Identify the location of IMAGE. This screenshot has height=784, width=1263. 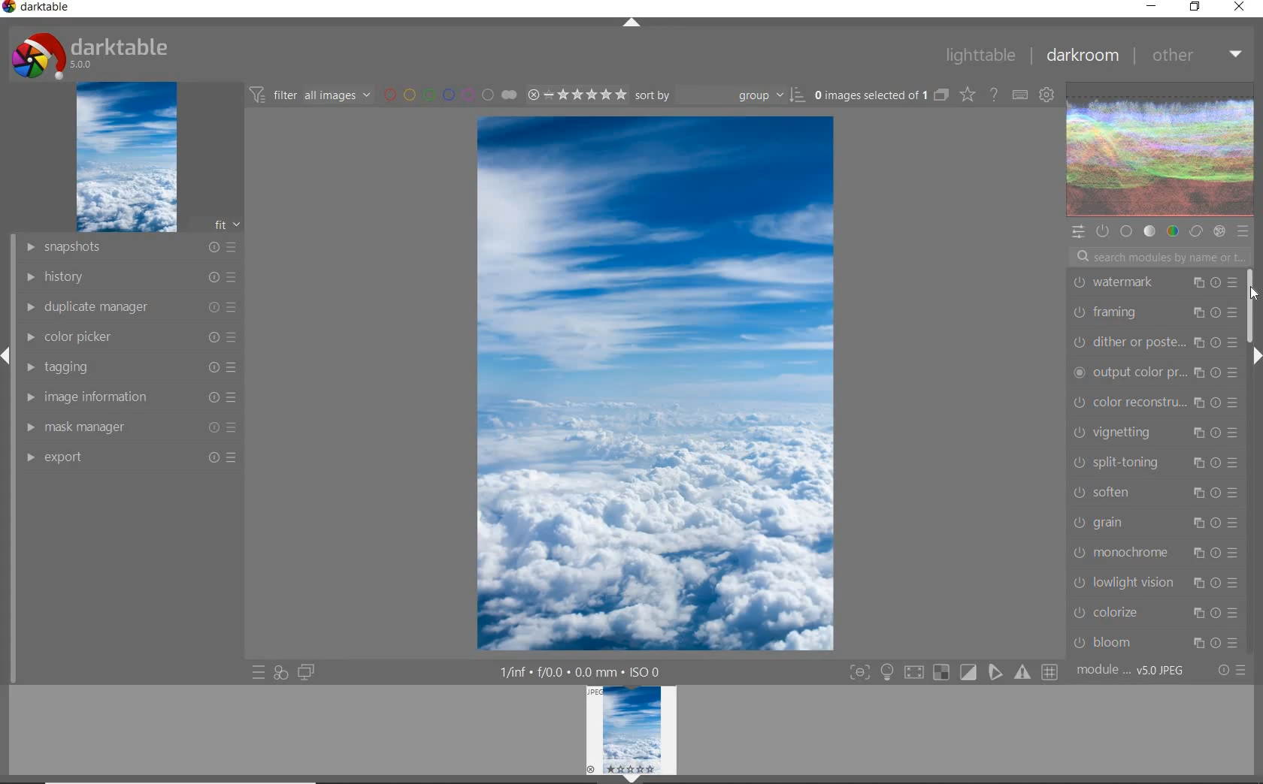
(125, 158).